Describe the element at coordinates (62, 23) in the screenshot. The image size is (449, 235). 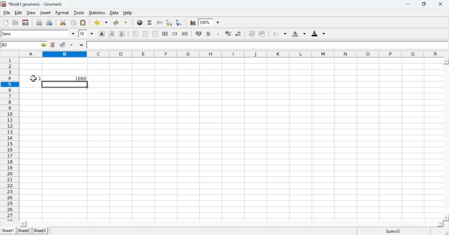
I see `Cut selection` at that location.